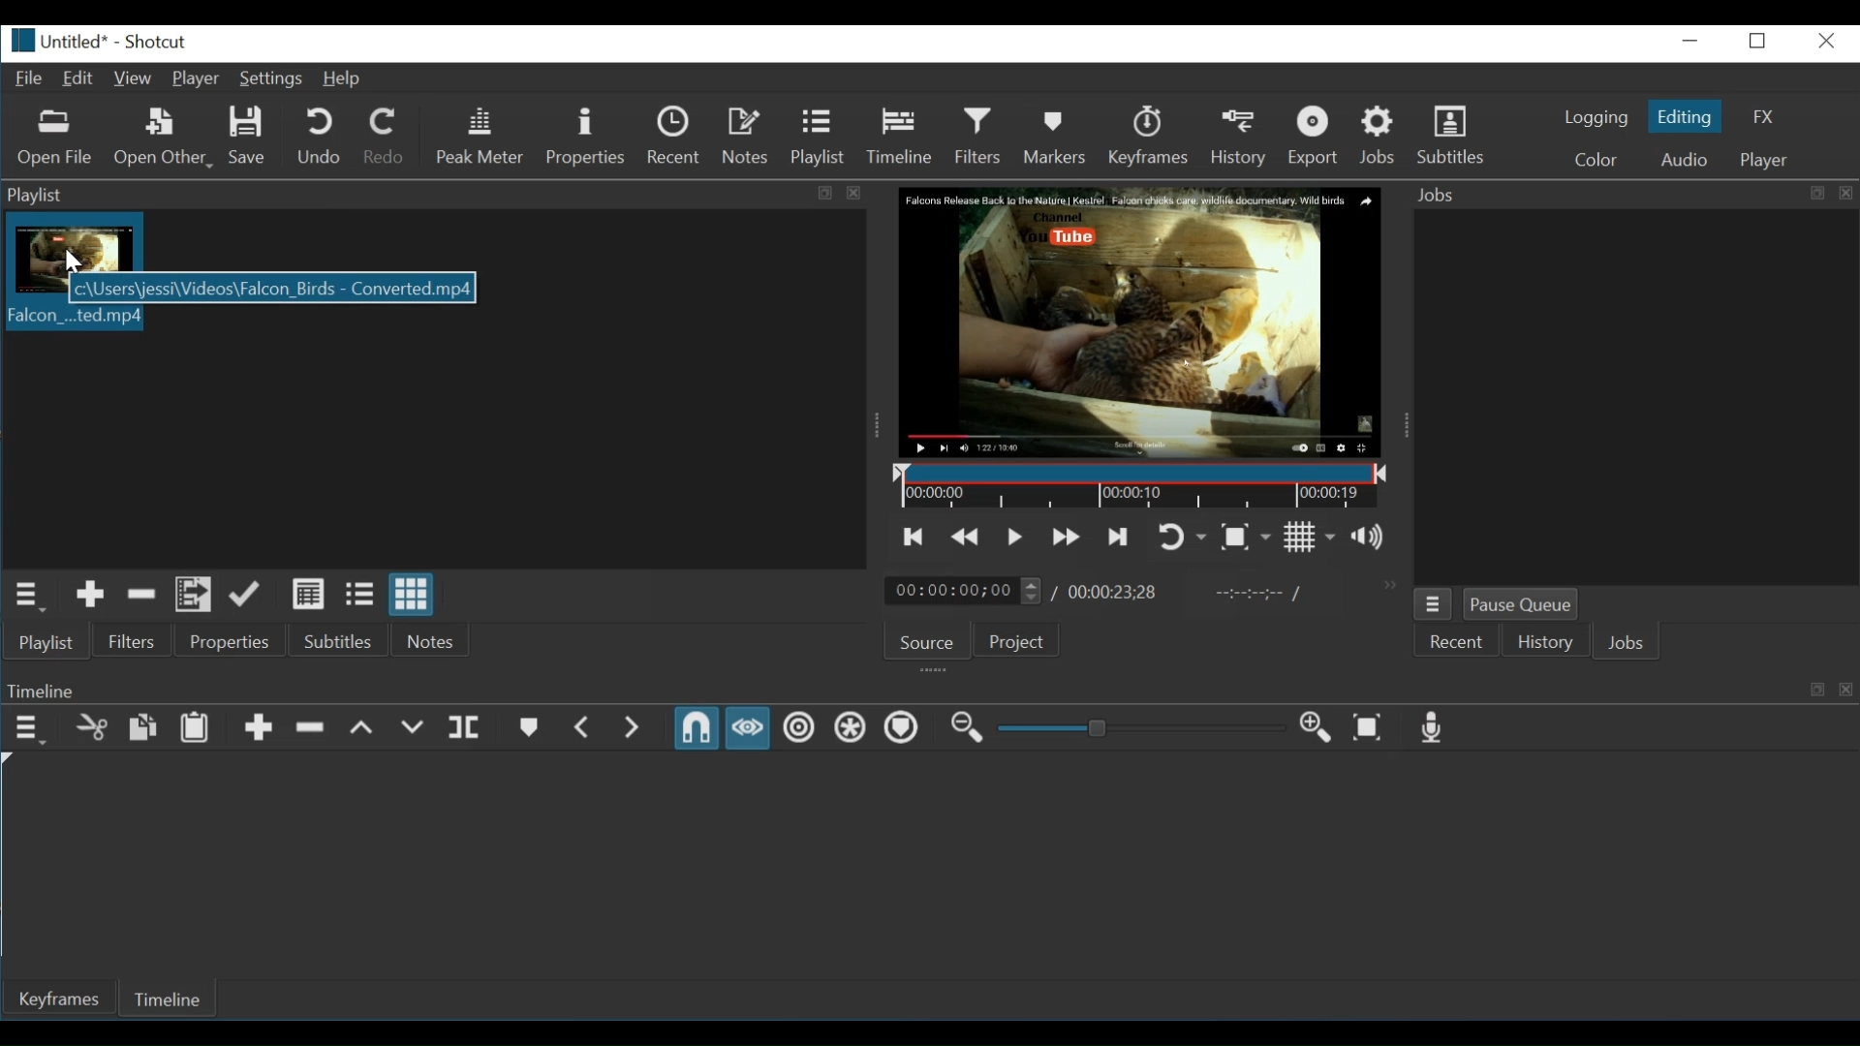 The height and width of the screenshot is (1046, 1860). Describe the element at coordinates (235, 641) in the screenshot. I see `Properties` at that location.